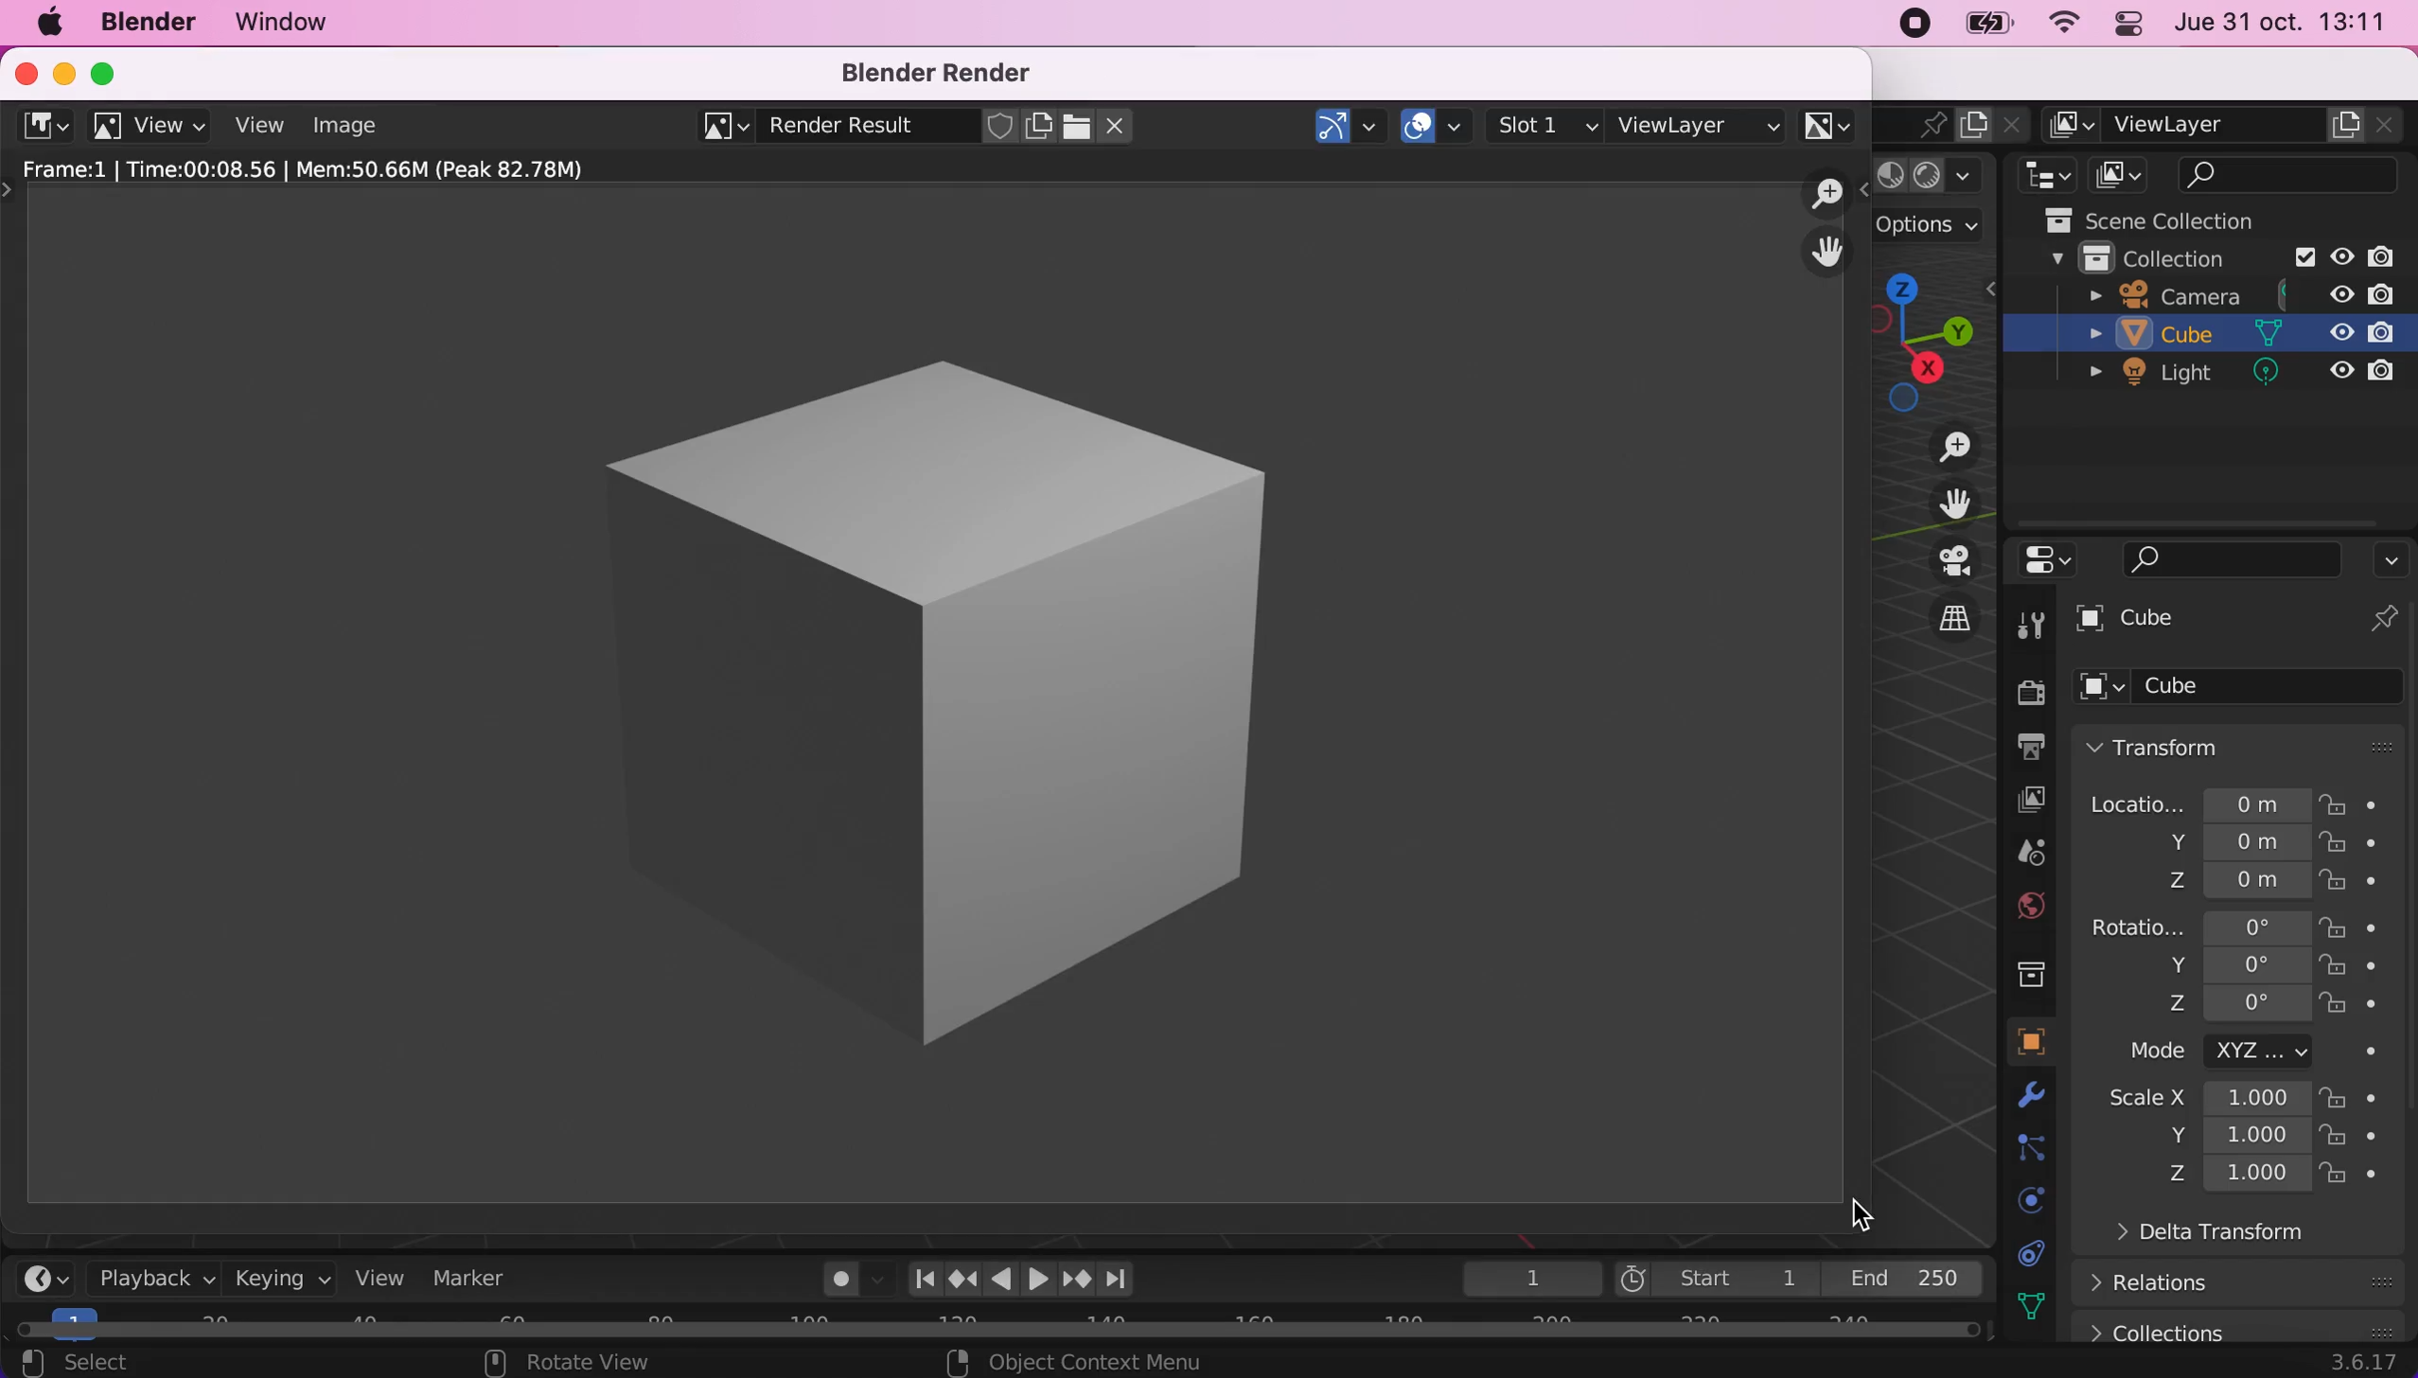 This screenshot has height=1378, width=2418. What do you see at coordinates (2023, 799) in the screenshot?
I see `view layer` at bounding box center [2023, 799].